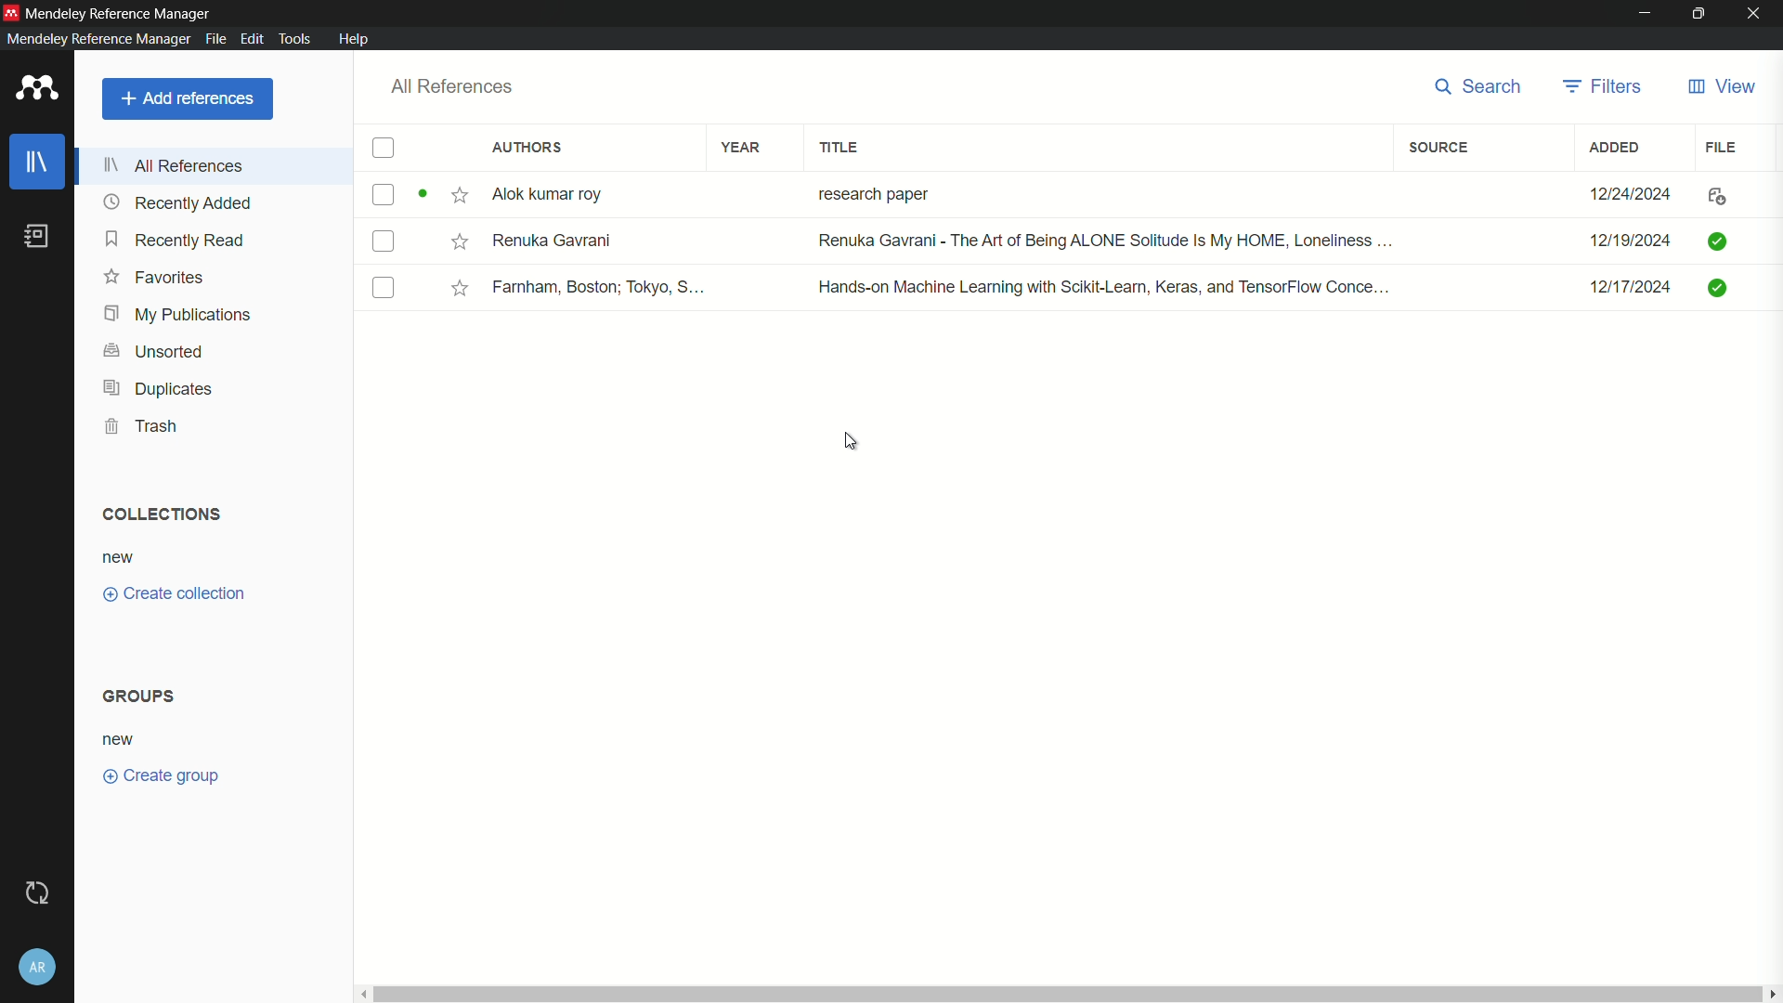 The image size is (1783, 1003). I want to click on book-2, so click(1124, 240).